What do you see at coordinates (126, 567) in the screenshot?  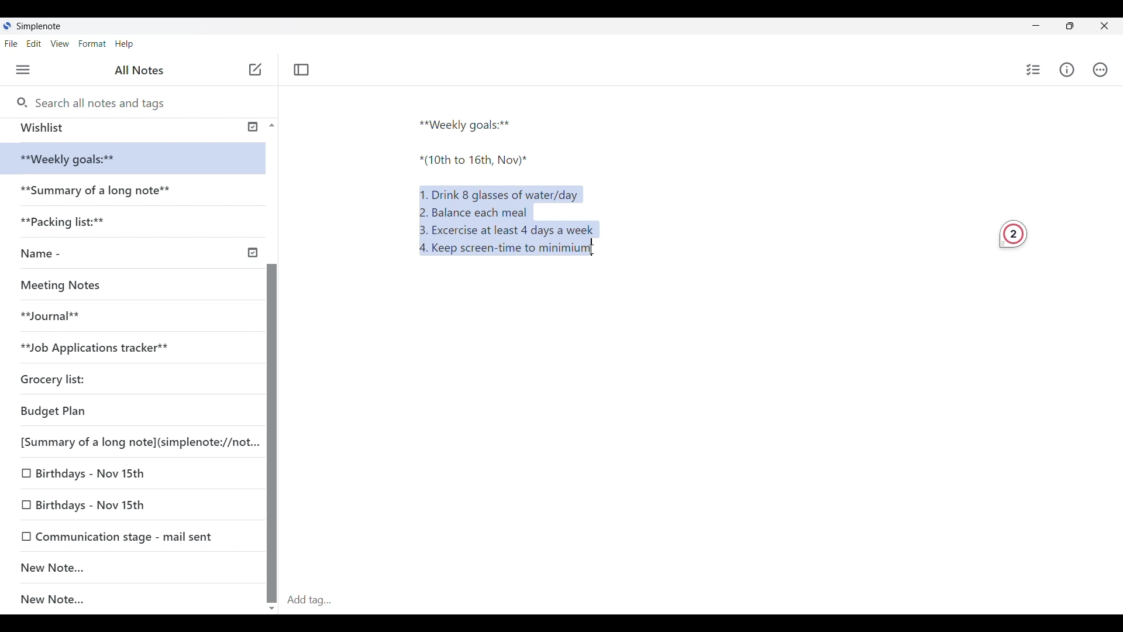 I see `New note` at bounding box center [126, 567].